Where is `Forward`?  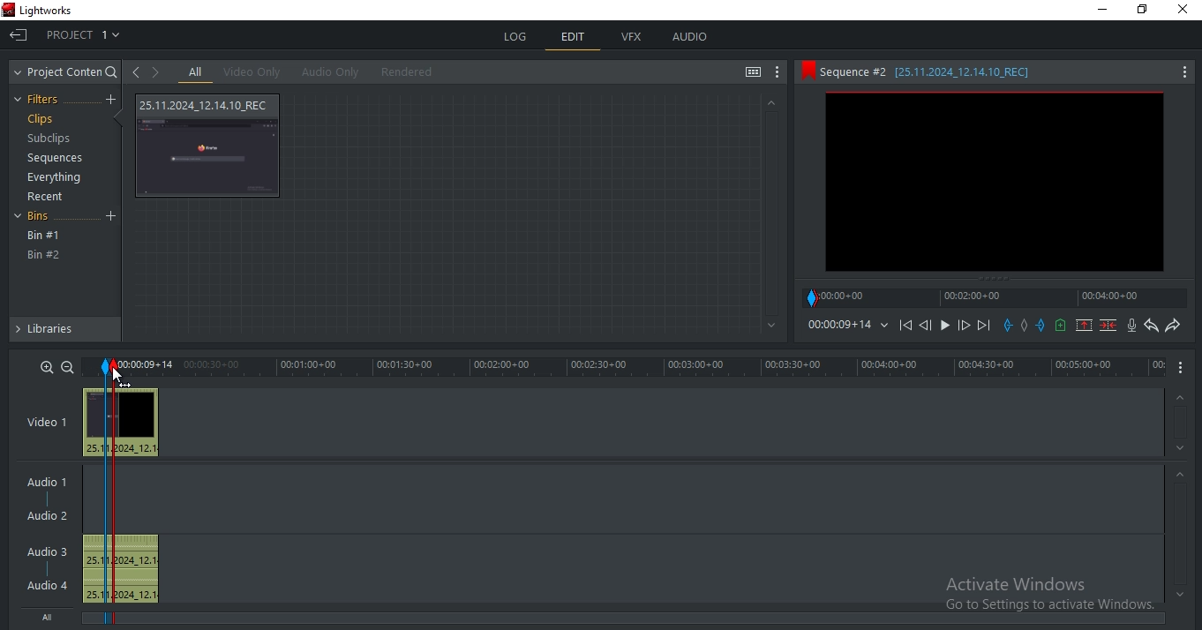 Forward is located at coordinates (965, 326).